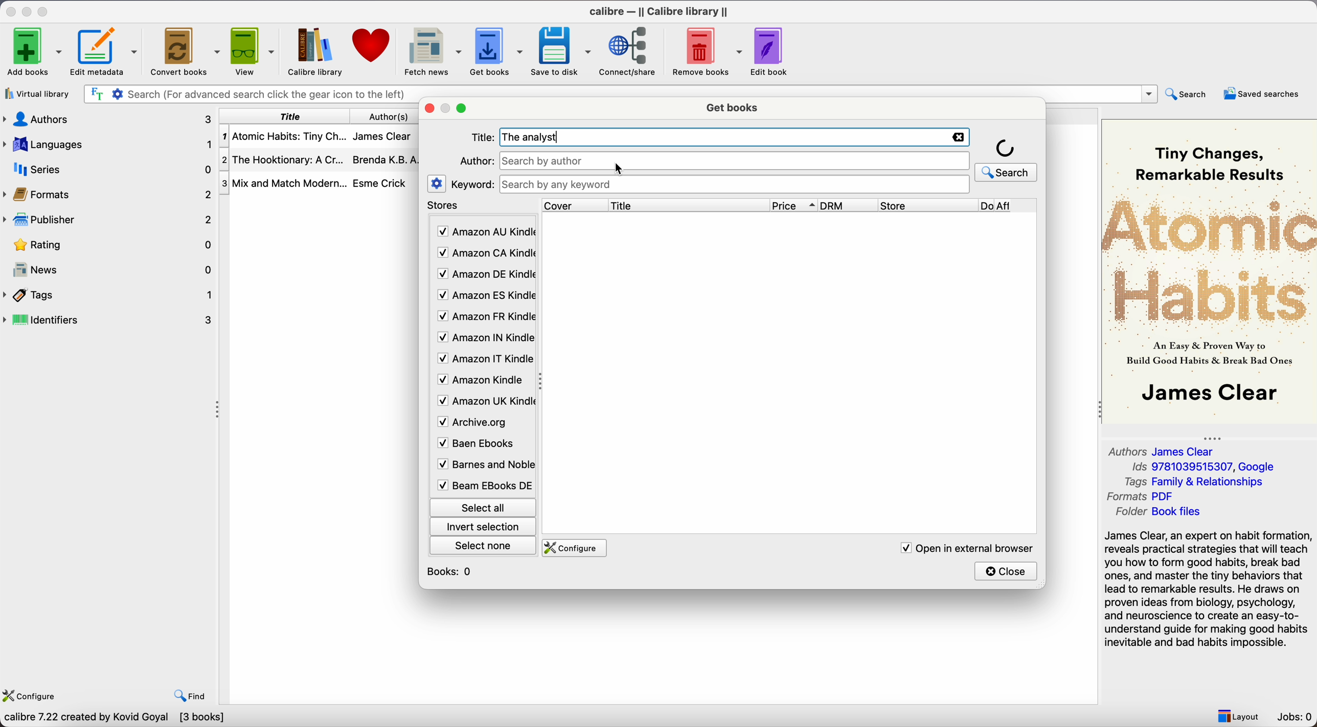  Describe the element at coordinates (617, 92) in the screenshot. I see `search bar` at that location.